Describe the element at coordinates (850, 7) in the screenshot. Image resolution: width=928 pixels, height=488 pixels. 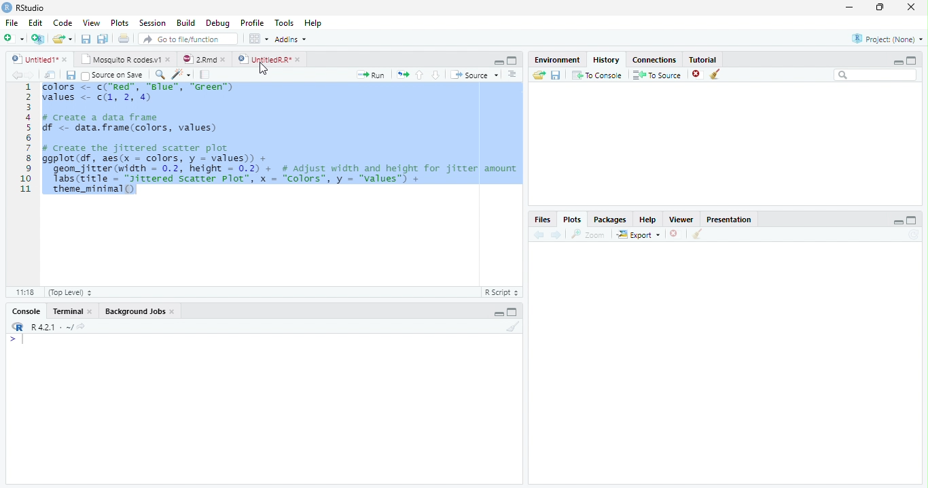
I see `minimize` at that location.